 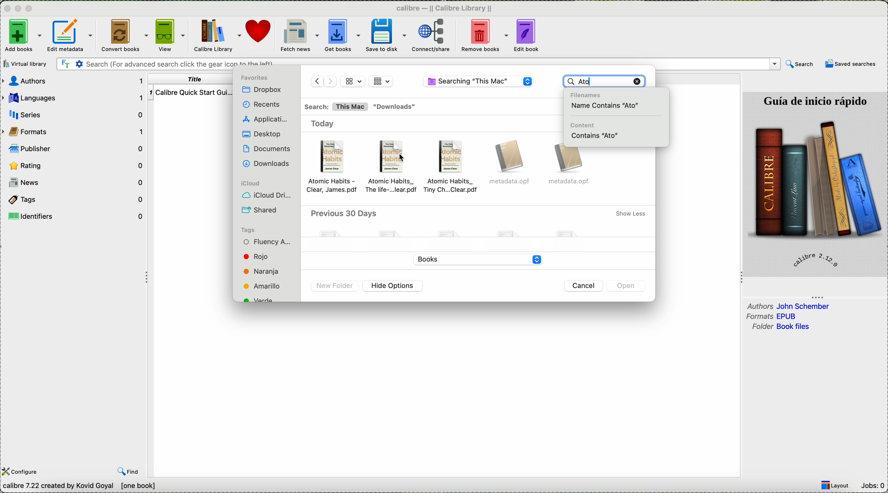 What do you see at coordinates (75, 166) in the screenshot?
I see `rating` at bounding box center [75, 166].